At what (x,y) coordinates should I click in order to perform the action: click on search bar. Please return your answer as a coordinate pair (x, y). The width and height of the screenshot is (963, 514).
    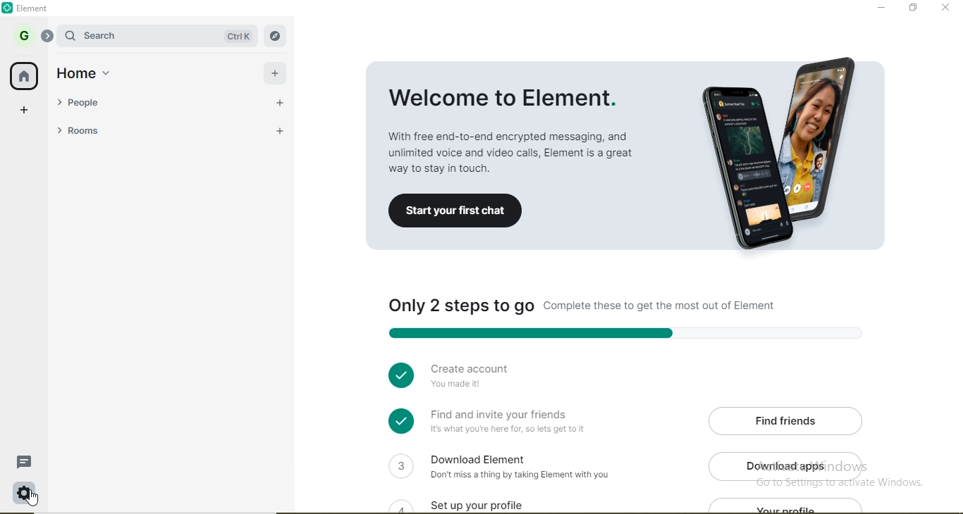
    Looking at the image, I should click on (121, 35).